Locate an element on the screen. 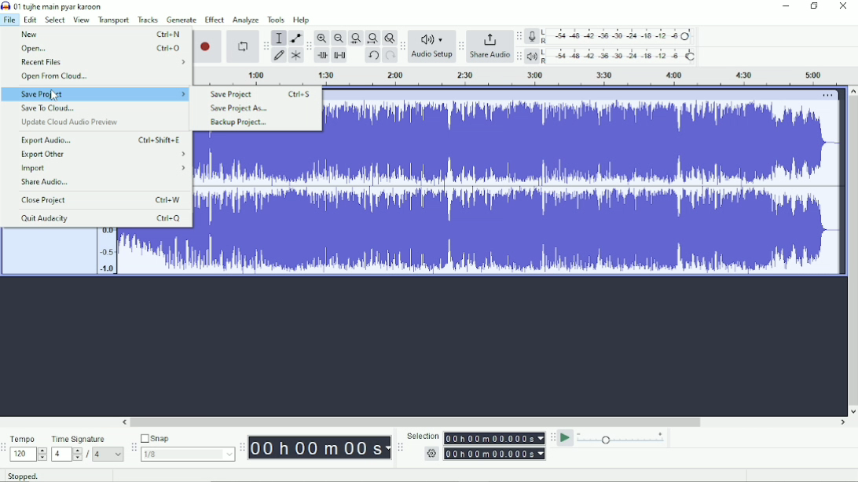 The height and width of the screenshot is (482, 858). Playback speed is located at coordinates (622, 438).